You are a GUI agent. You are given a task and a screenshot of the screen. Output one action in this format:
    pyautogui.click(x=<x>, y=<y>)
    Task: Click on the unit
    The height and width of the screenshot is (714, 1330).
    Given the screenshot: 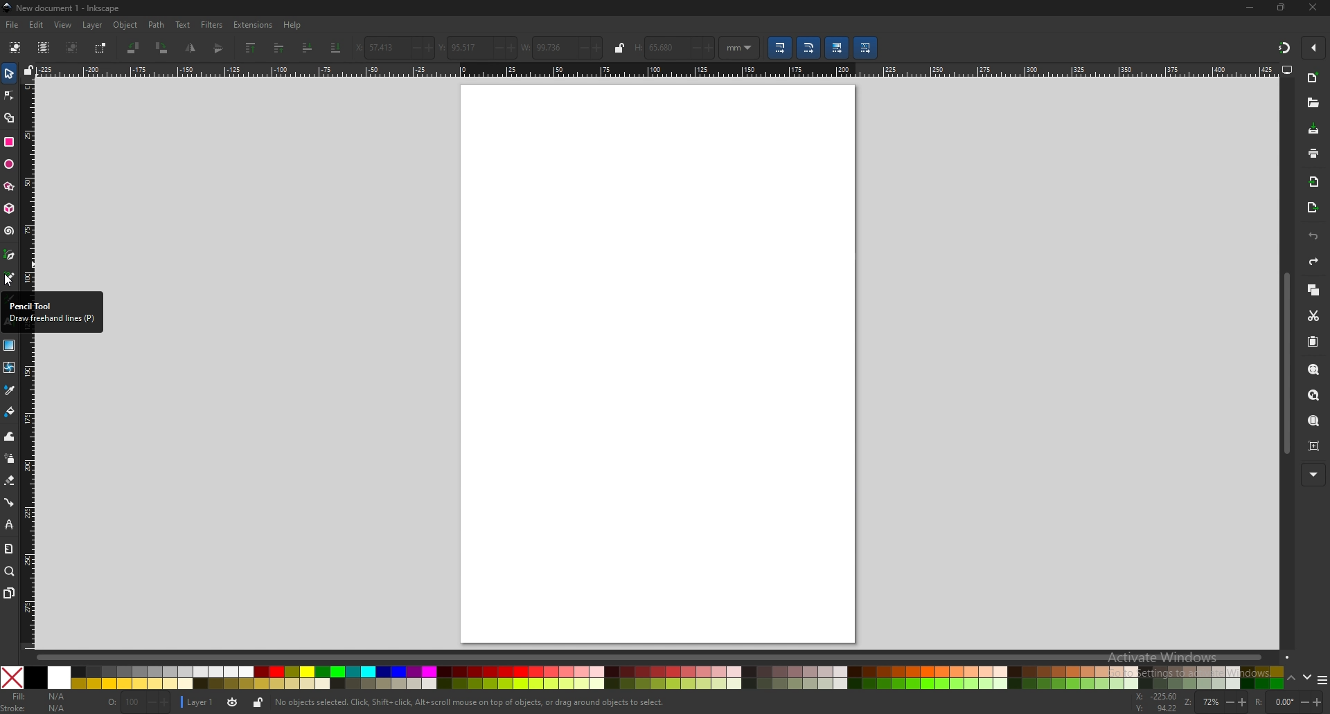 What is the action you would take?
    pyautogui.click(x=739, y=48)
    